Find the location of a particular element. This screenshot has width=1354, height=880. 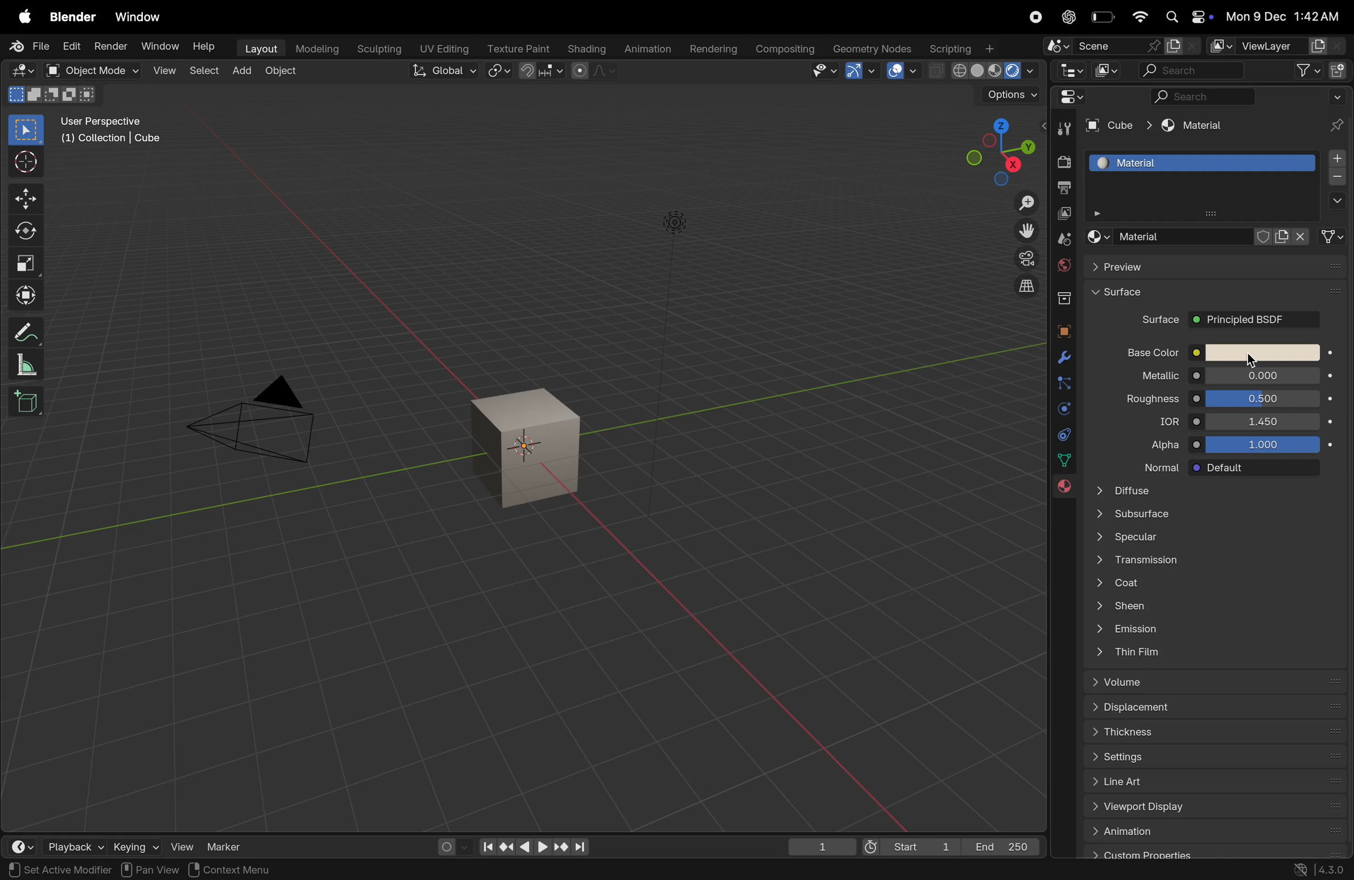

zoom i  is located at coordinates (1027, 200).